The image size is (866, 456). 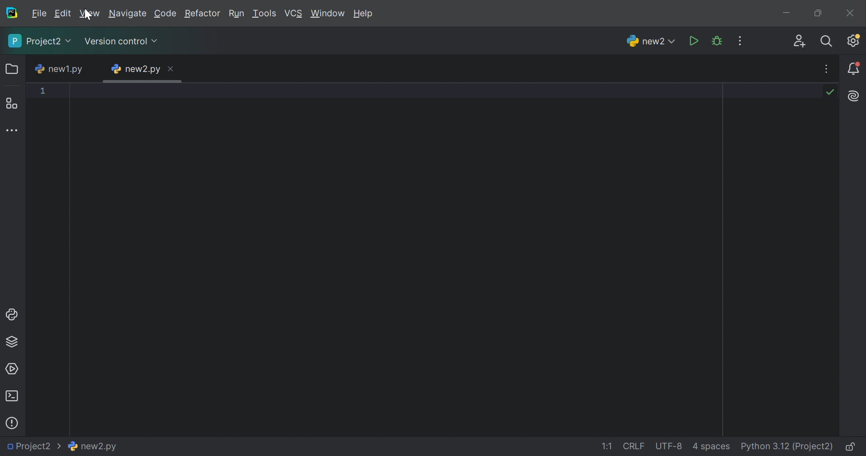 I want to click on Python packages, so click(x=11, y=341).